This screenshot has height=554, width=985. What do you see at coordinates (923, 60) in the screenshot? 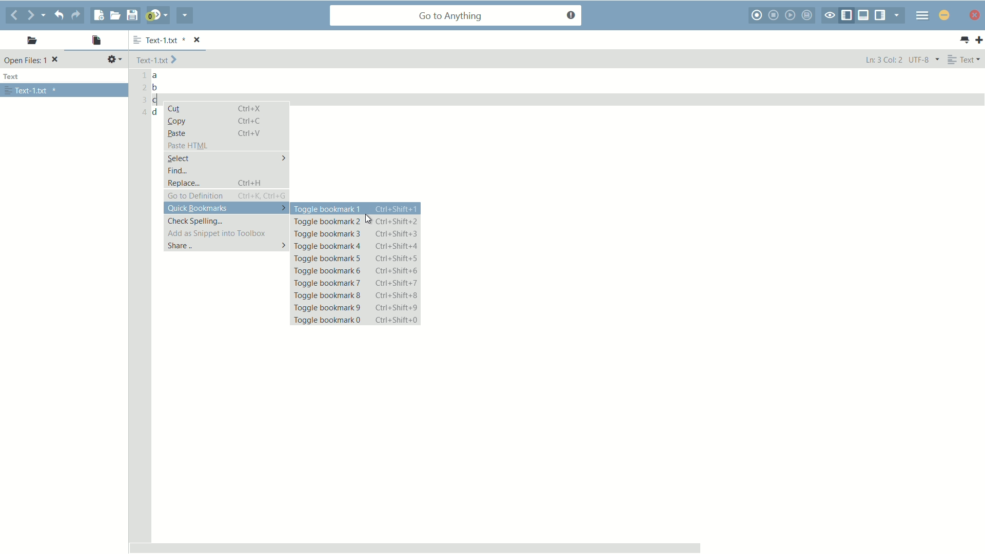
I see `UTF-8` at bounding box center [923, 60].